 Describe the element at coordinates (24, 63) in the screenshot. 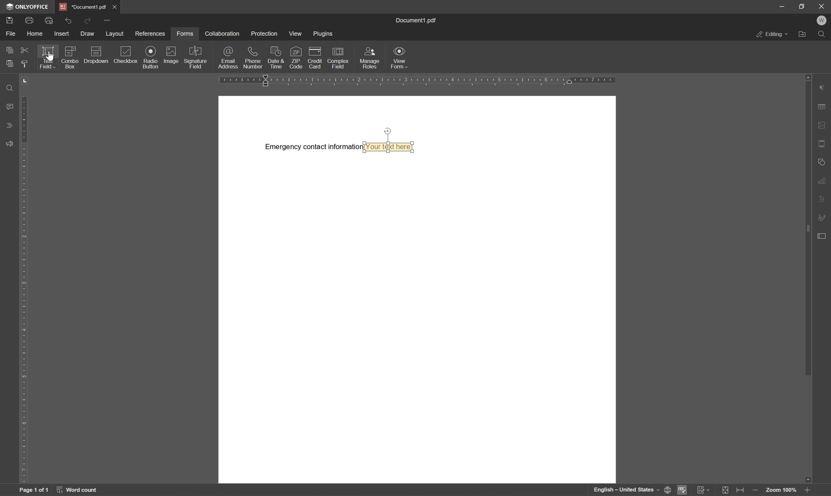

I see `copy style` at that location.